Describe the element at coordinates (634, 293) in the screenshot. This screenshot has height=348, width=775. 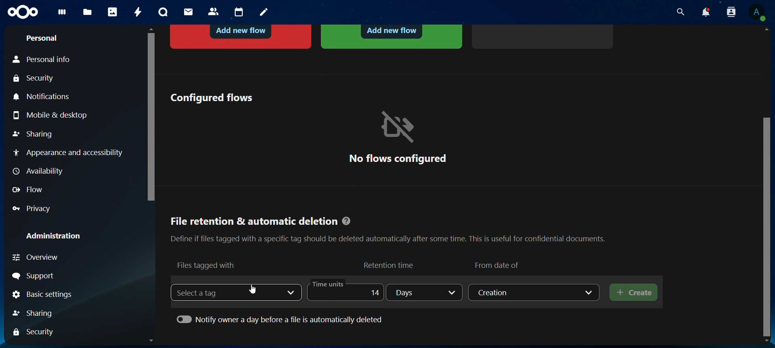
I see `create` at that location.